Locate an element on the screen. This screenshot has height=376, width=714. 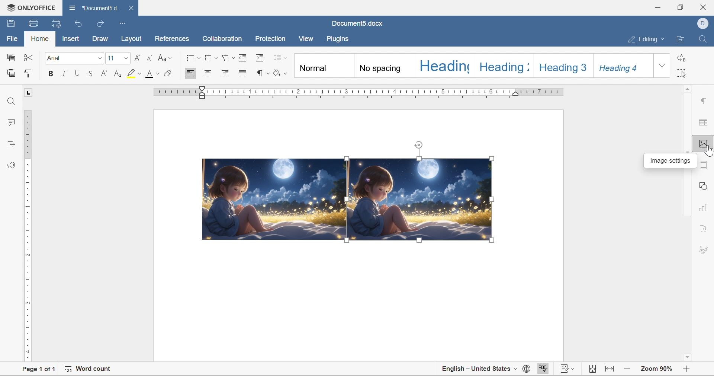
zoom in is located at coordinates (627, 369).